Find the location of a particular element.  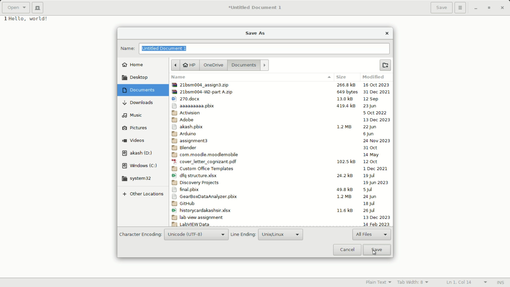

open is located at coordinates (16, 8).